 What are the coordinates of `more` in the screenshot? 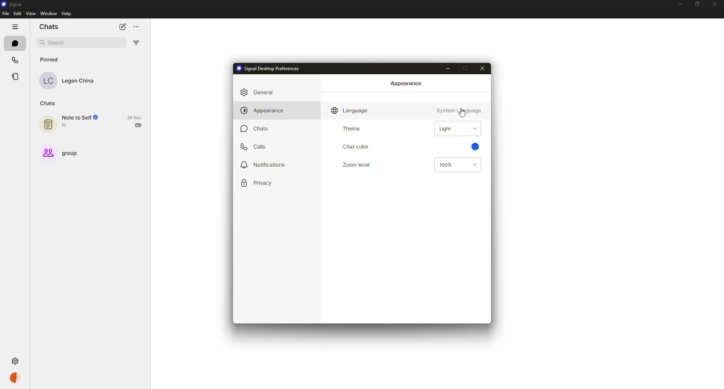 It's located at (137, 27).